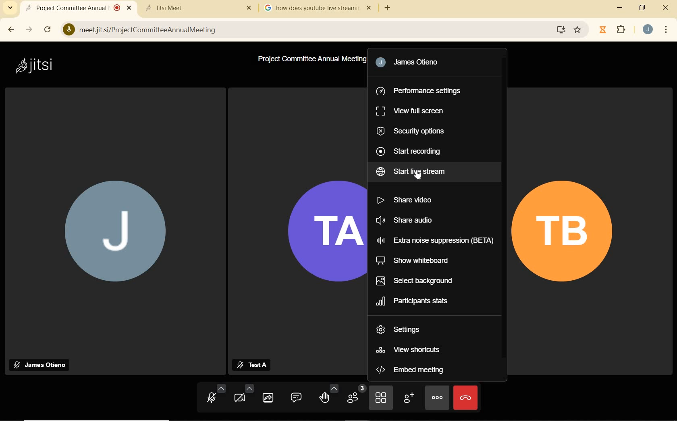 The width and height of the screenshot is (677, 421). I want to click on EMBED MEETING, so click(412, 371).